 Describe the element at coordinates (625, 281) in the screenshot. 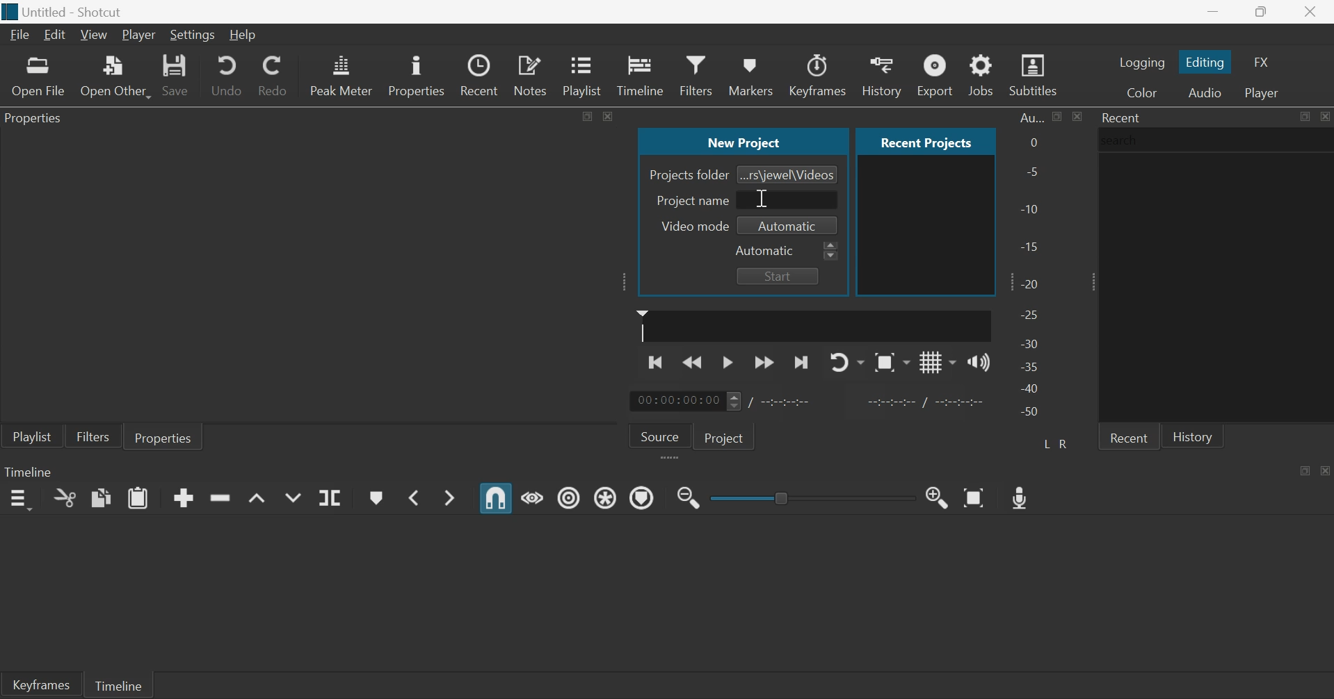

I see `Expand` at that location.